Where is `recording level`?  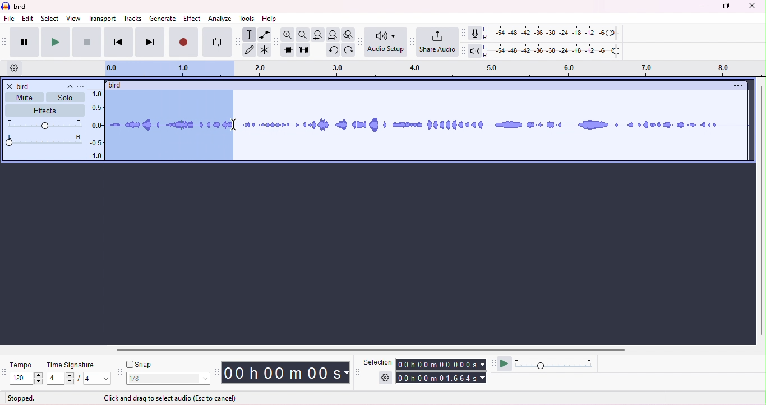 recording level is located at coordinates (559, 33).